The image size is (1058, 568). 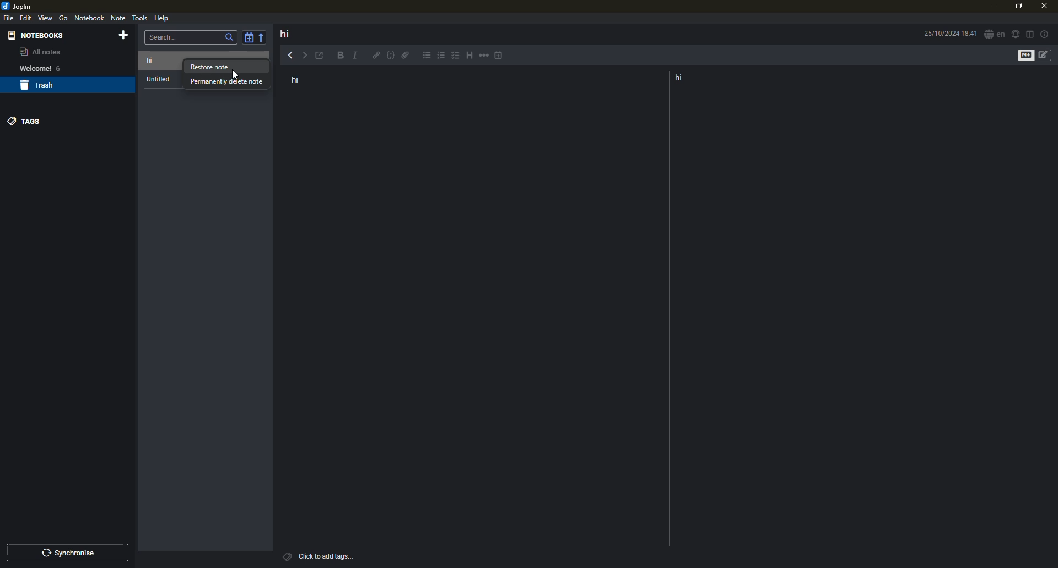 I want to click on set alarm, so click(x=1015, y=33).